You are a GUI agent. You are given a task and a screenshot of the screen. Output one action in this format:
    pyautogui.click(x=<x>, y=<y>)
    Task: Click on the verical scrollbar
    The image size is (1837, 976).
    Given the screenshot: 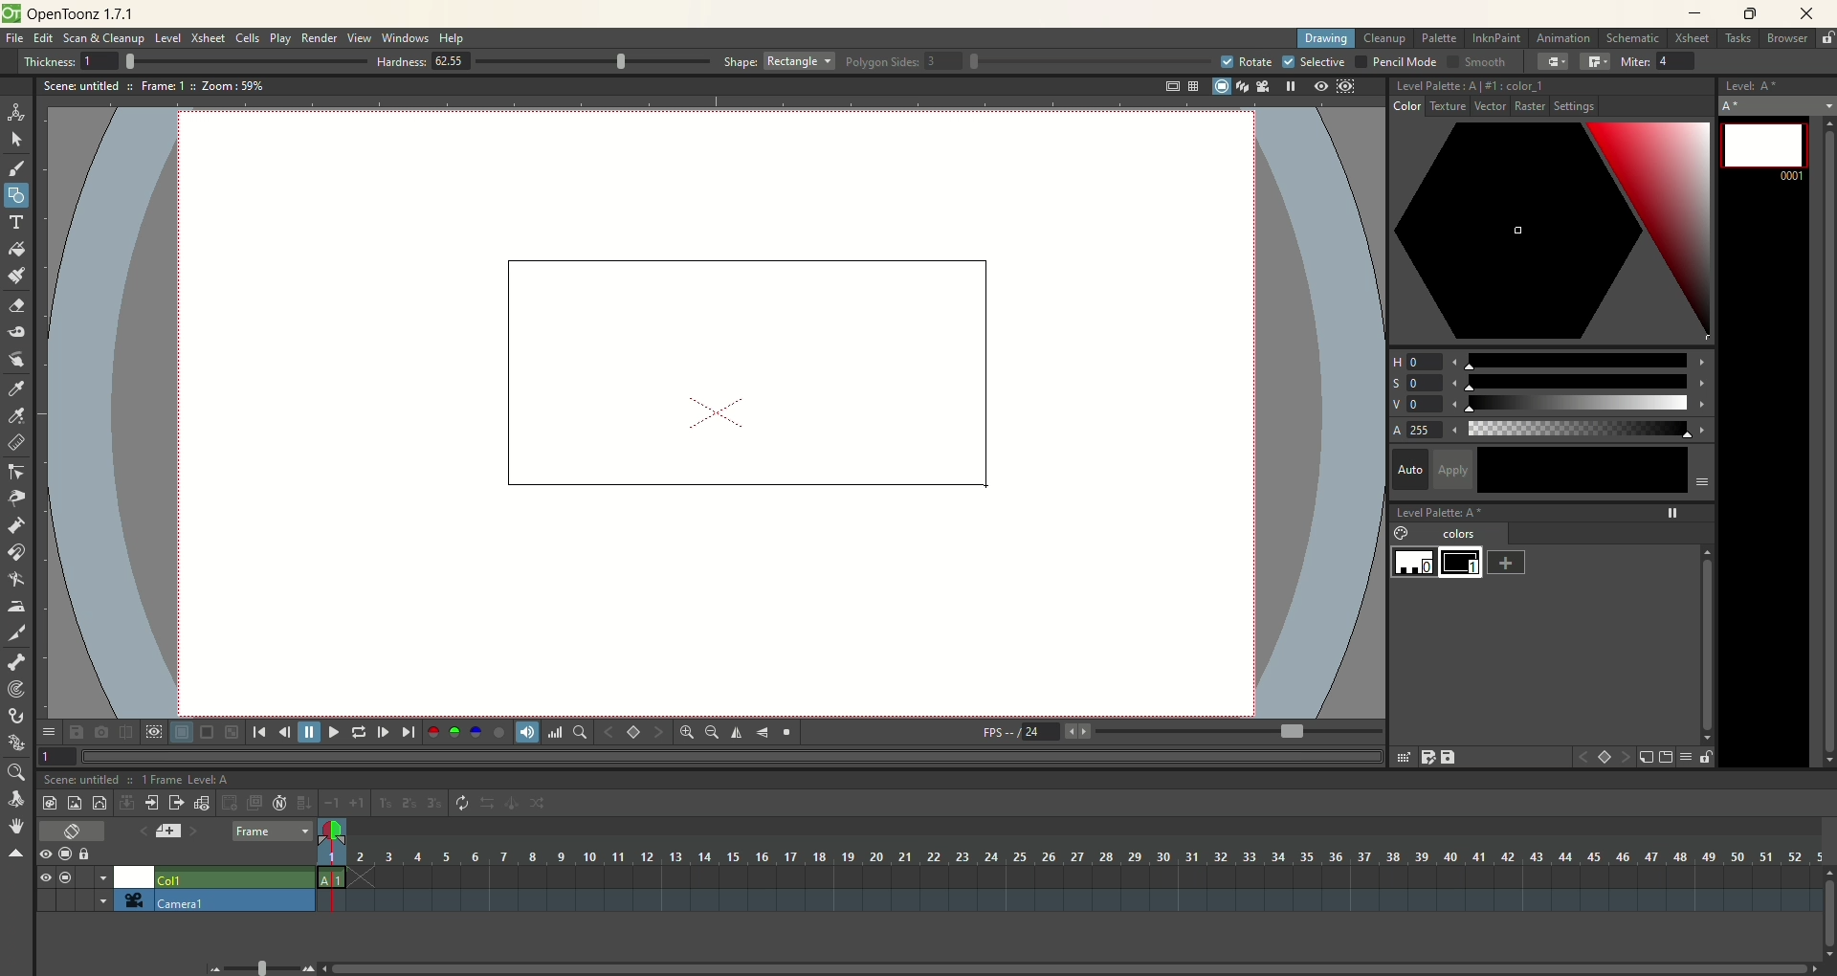 What is the action you would take?
    pyautogui.click(x=1705, y=633)
    